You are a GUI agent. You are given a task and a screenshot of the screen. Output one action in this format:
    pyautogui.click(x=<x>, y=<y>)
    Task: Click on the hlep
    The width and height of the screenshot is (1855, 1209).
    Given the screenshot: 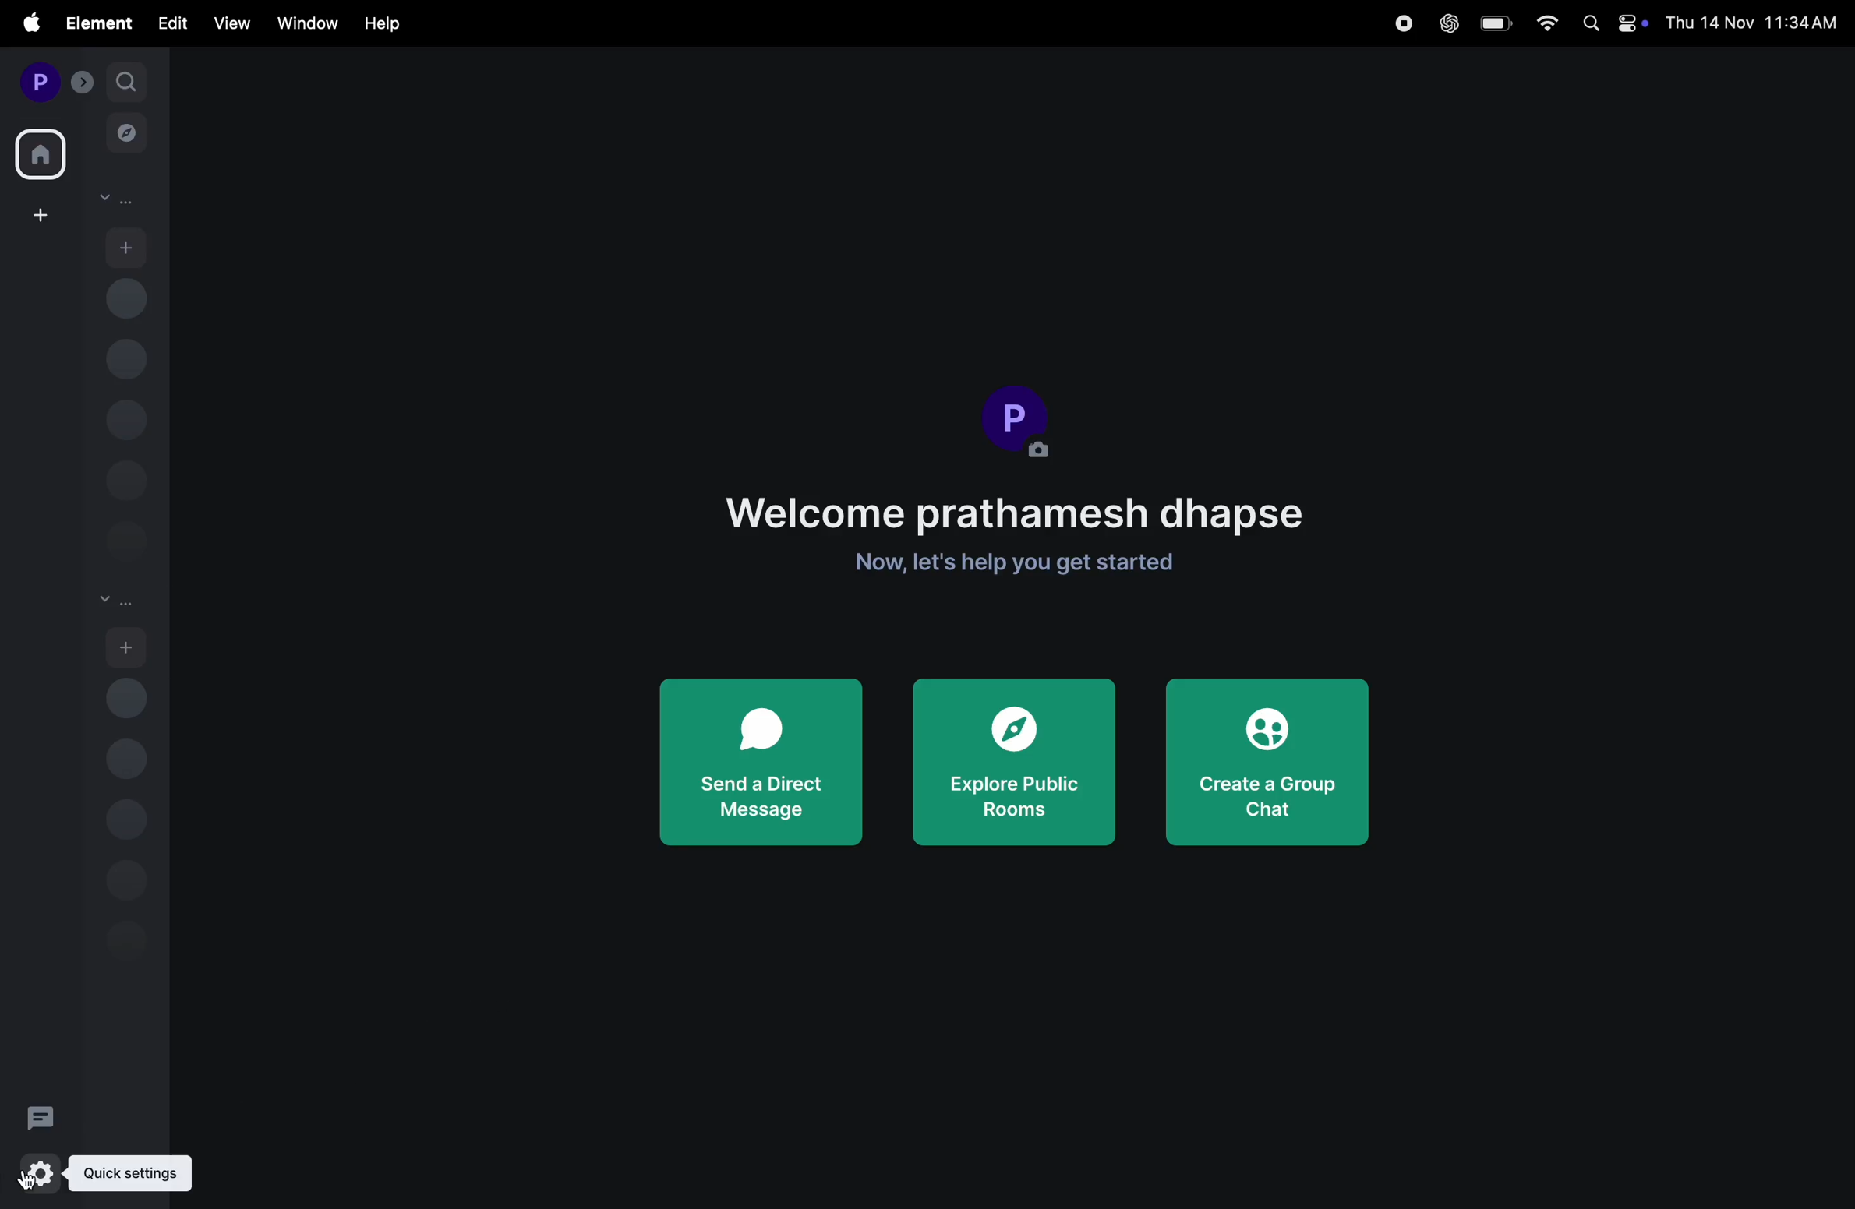 What is the action you would take?
    pyautogui.click(x=383, y=24)
    